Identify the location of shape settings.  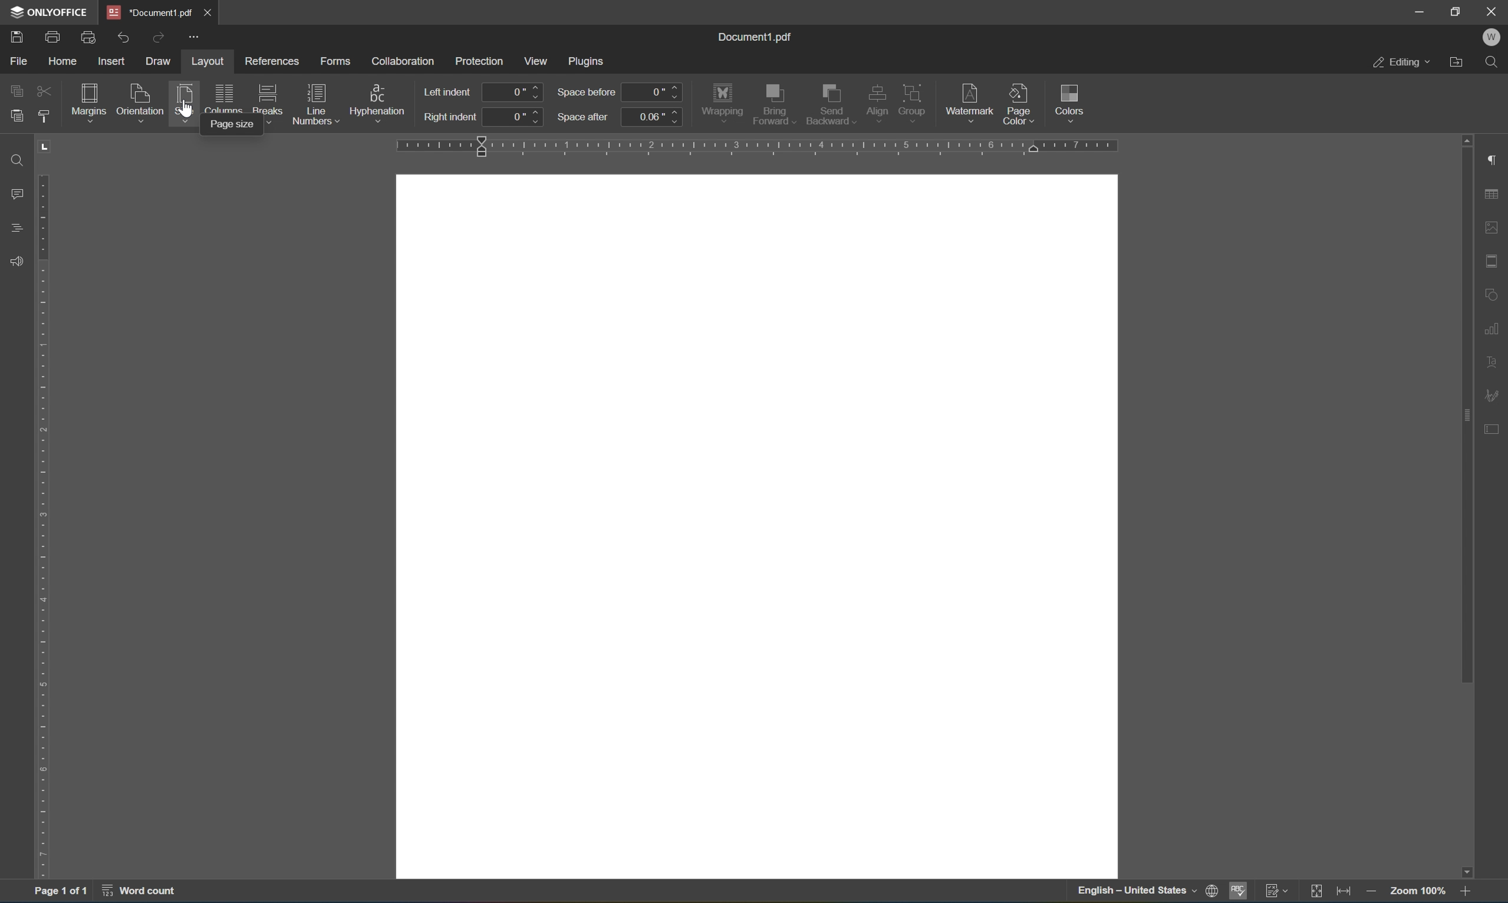
(1495, 295).